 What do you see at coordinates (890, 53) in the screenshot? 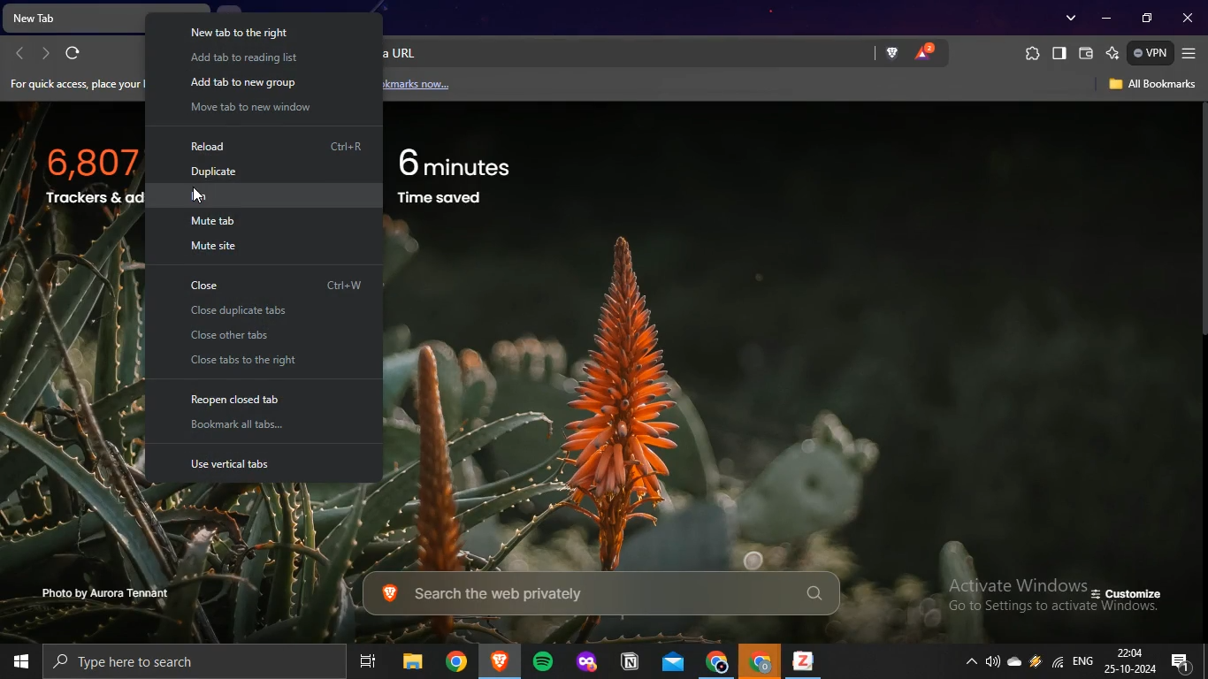
I see `brave shield` at bounding box center [890, 53].